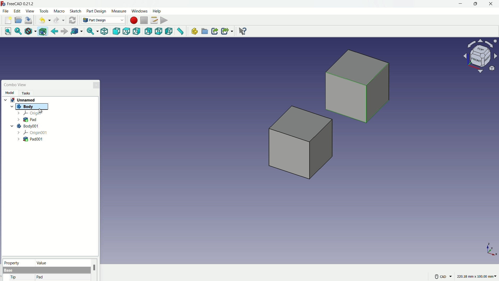 The height and width of the screenshot is (281, 499). What do you see at coordinates (31, 139) in the screenshot?
I see `pad001` at bounding box center [31, 139].